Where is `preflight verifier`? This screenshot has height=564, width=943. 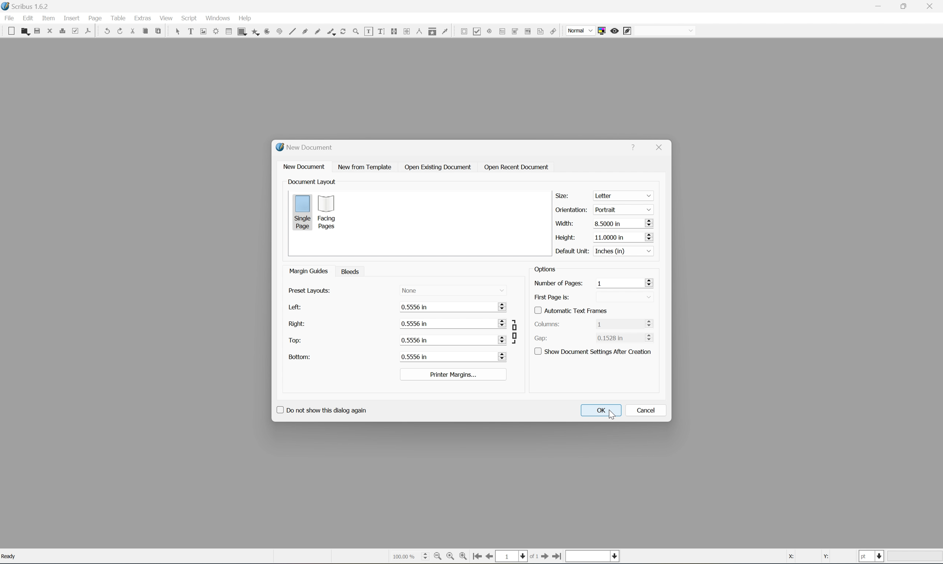
preflight verifier is located at coordinates (75, 31).